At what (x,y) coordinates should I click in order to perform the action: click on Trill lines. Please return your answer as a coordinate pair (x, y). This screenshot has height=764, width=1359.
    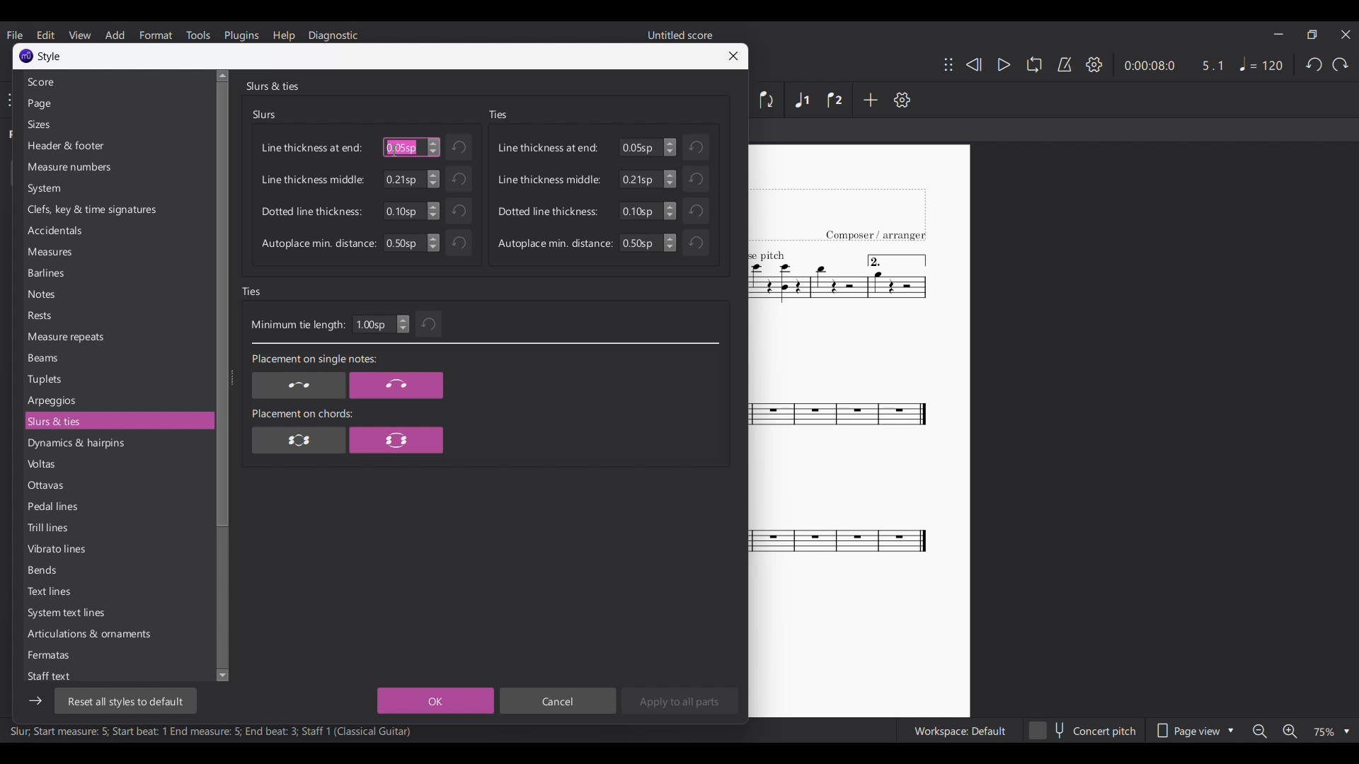
    Looking at the image, I should click on (117, 527).